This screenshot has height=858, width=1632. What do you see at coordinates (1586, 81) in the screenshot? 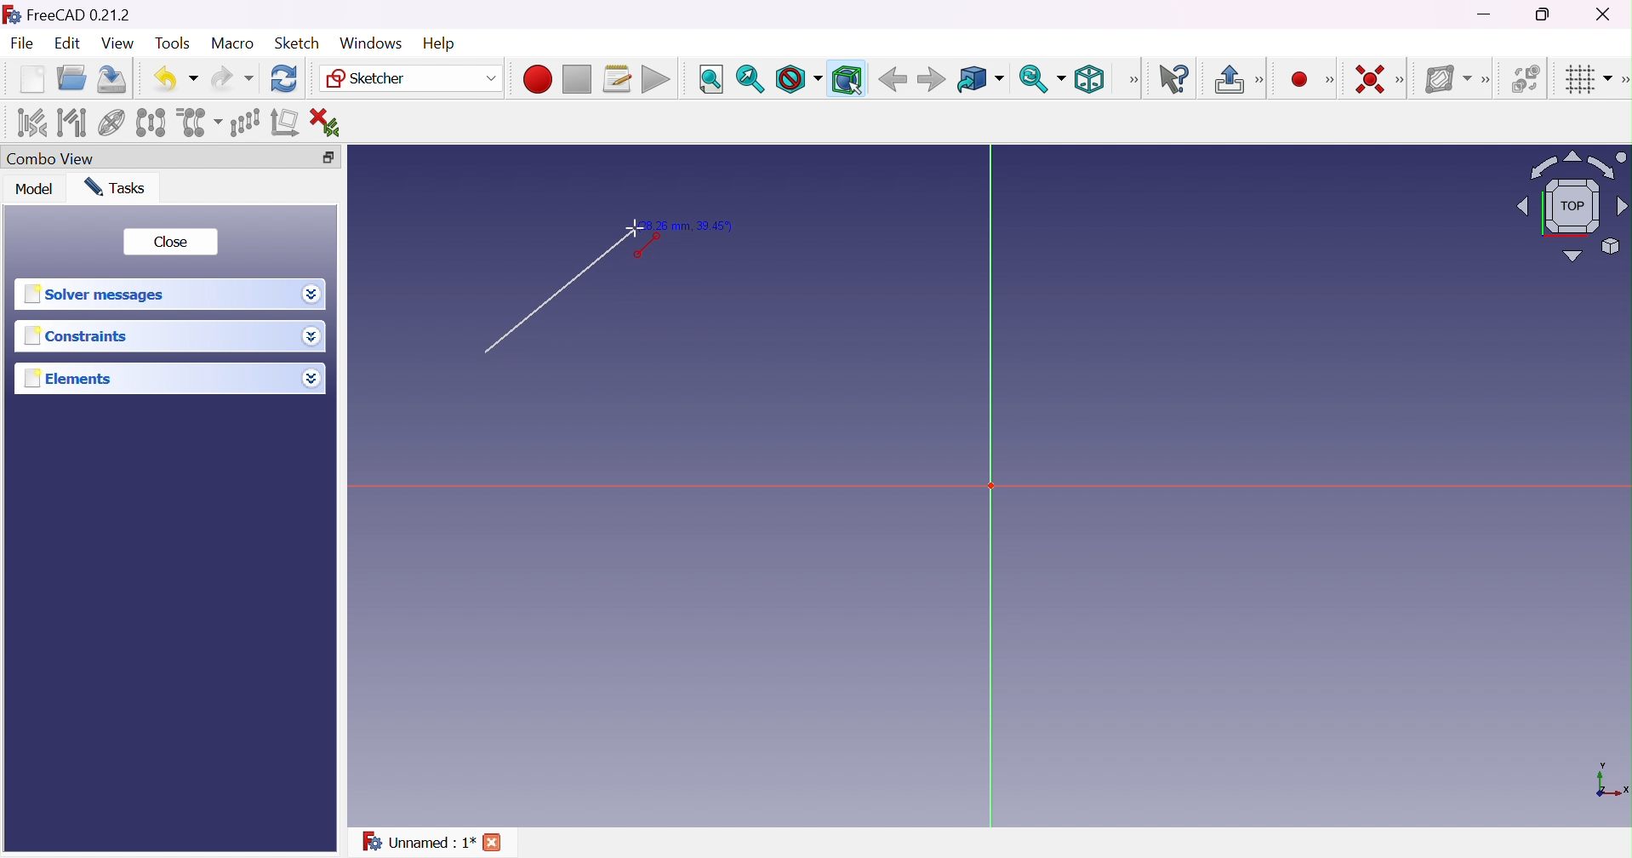
I see `Toggle grid` at bounding box center [1586, 81].